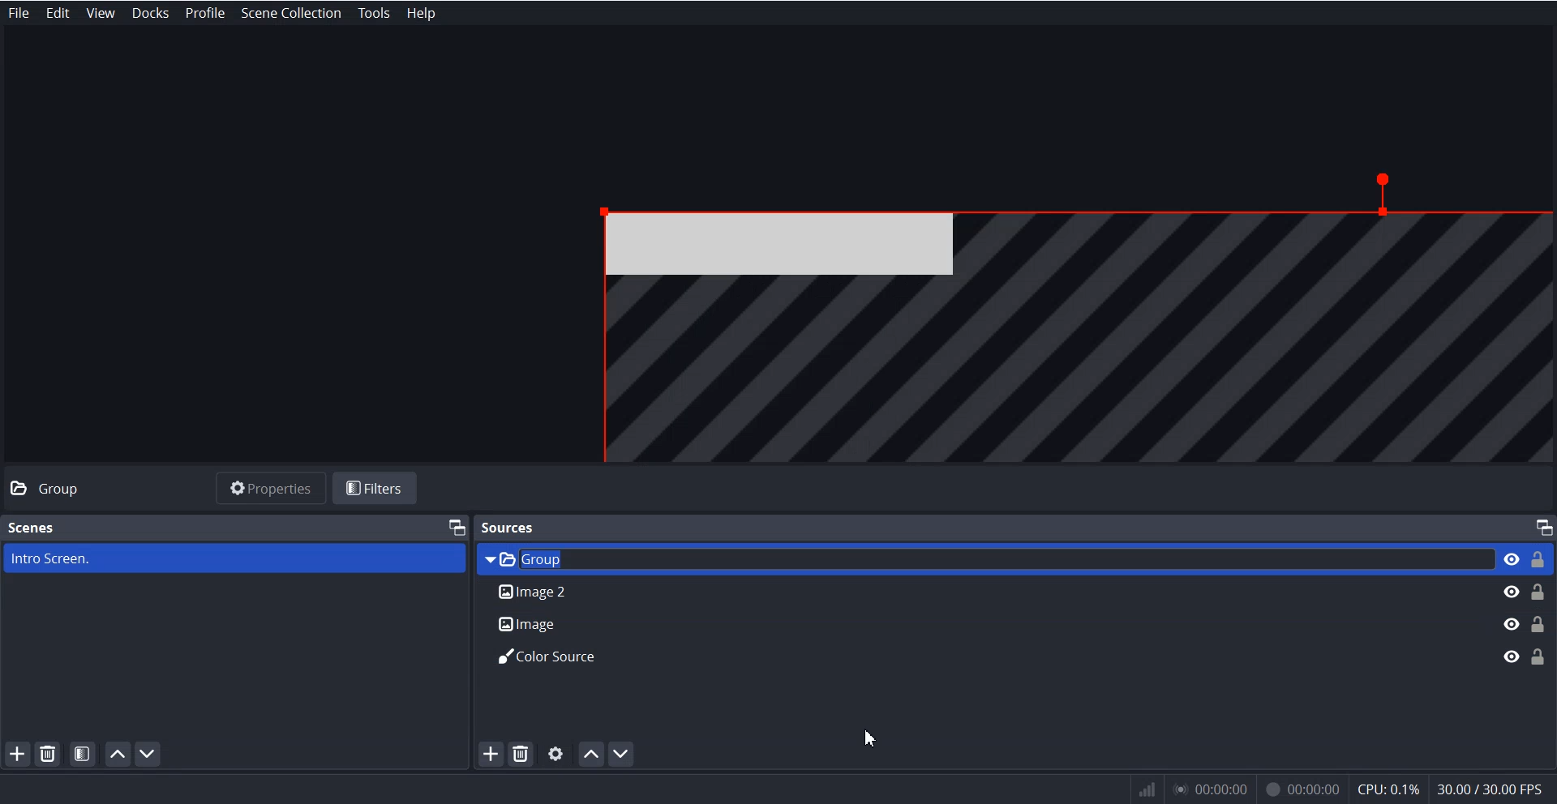 The image size is (1557, 804). I want to click on Move Scene down, so click(624, 754).